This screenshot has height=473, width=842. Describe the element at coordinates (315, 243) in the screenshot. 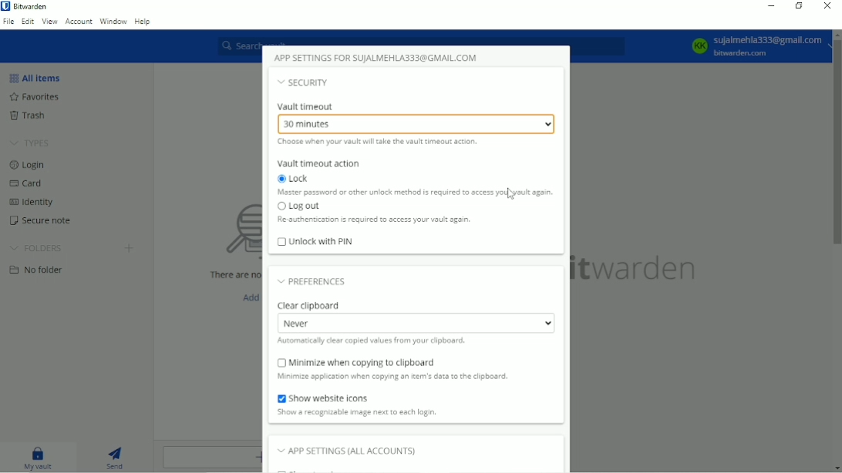

I see `Unlock with PIN` at that location.